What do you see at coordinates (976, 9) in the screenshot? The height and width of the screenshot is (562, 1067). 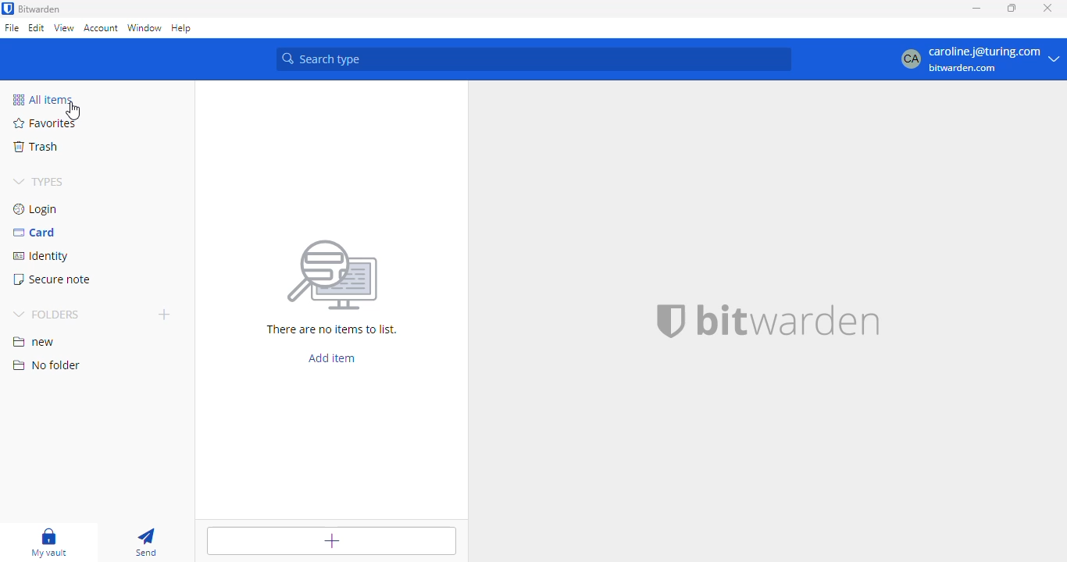 I see `minimize` at bounding box center [976, 9].